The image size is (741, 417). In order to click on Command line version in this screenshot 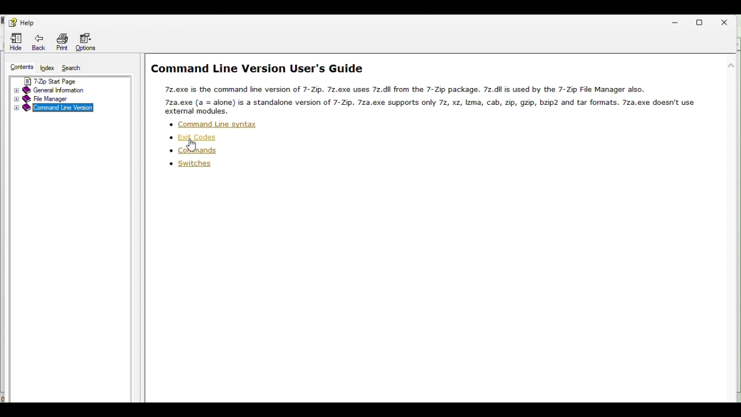, I will do `click(57, 109)`.